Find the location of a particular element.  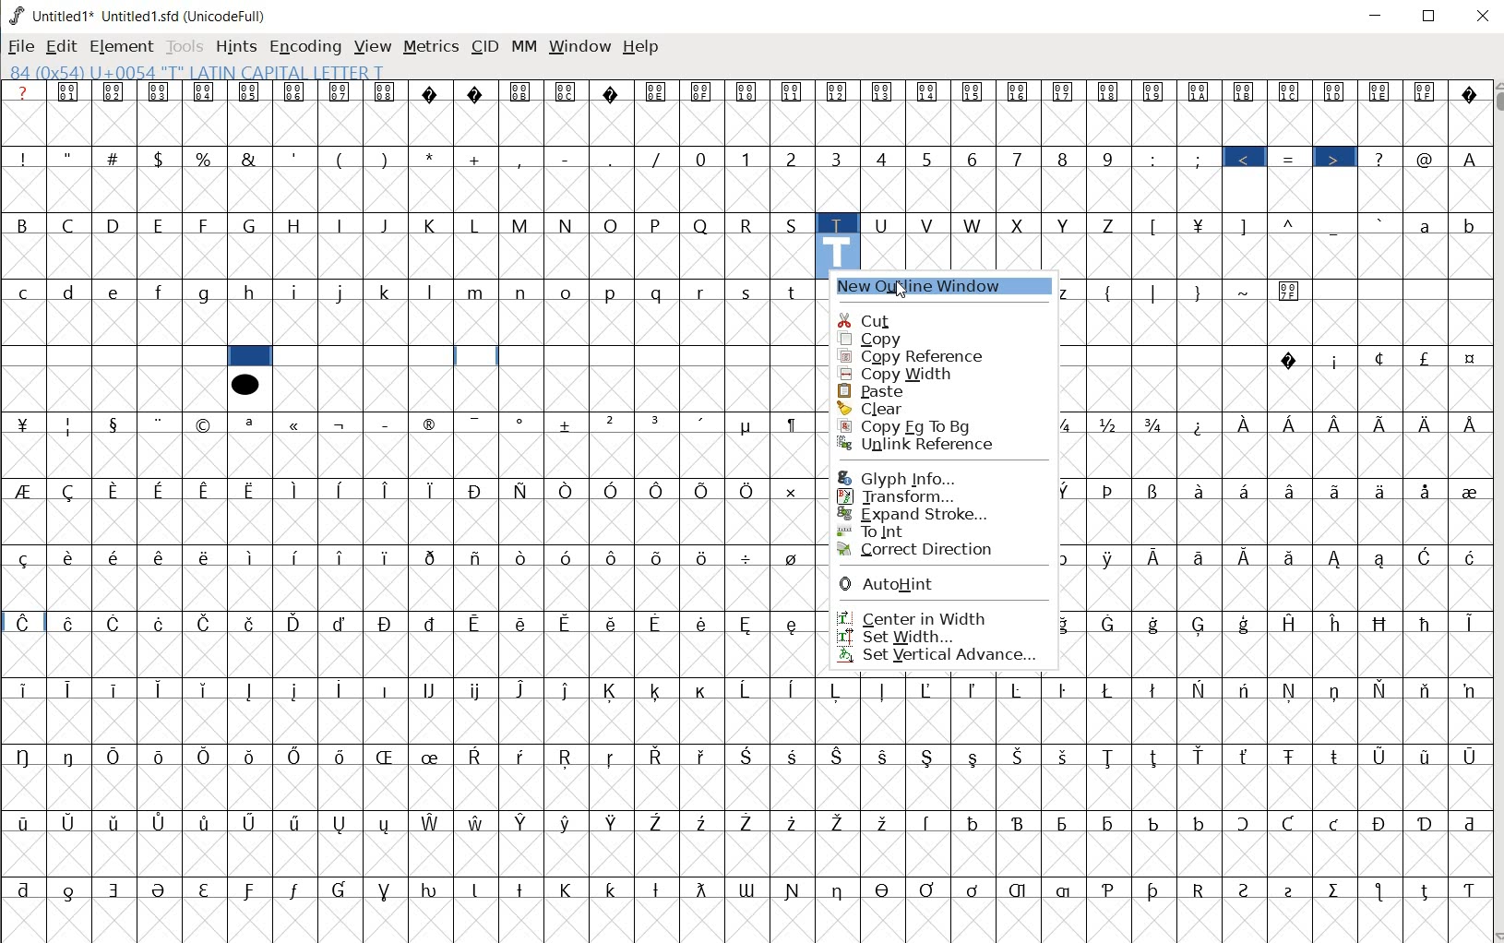

correct direction is located at coordinates (924, 550).